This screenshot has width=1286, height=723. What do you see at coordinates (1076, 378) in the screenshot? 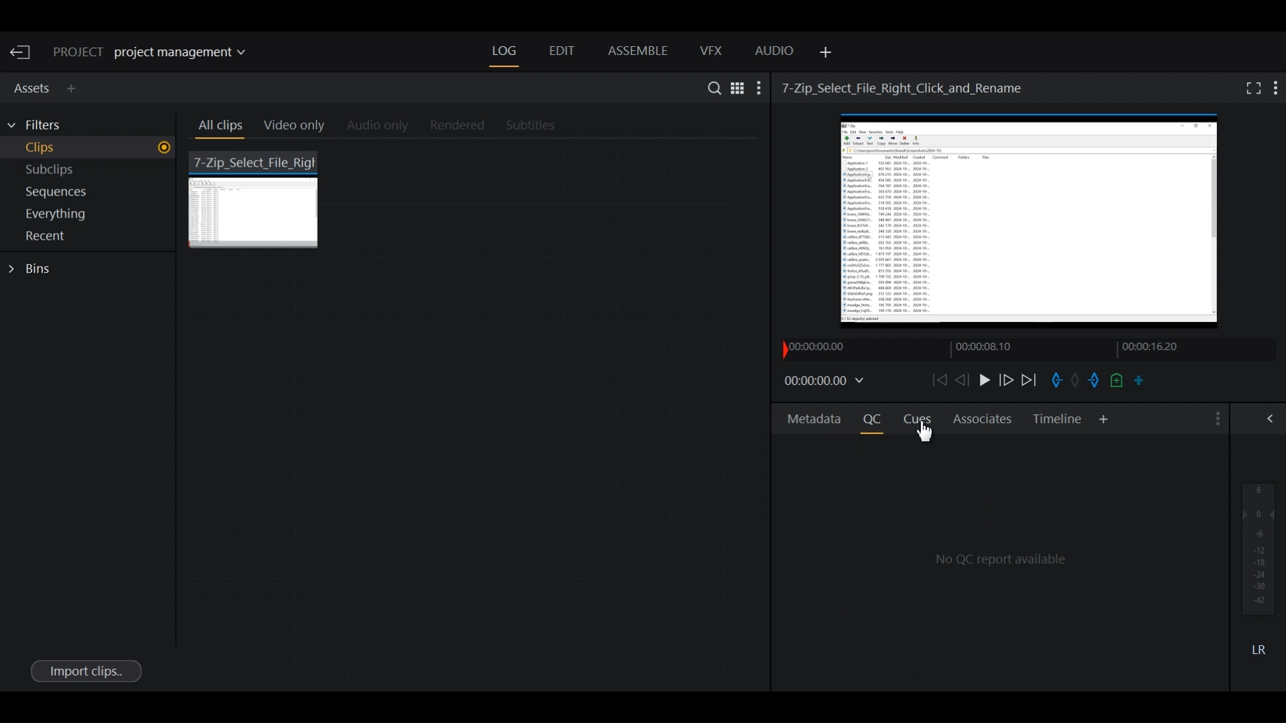
I see `Task` at bounding box center [1076, 378].